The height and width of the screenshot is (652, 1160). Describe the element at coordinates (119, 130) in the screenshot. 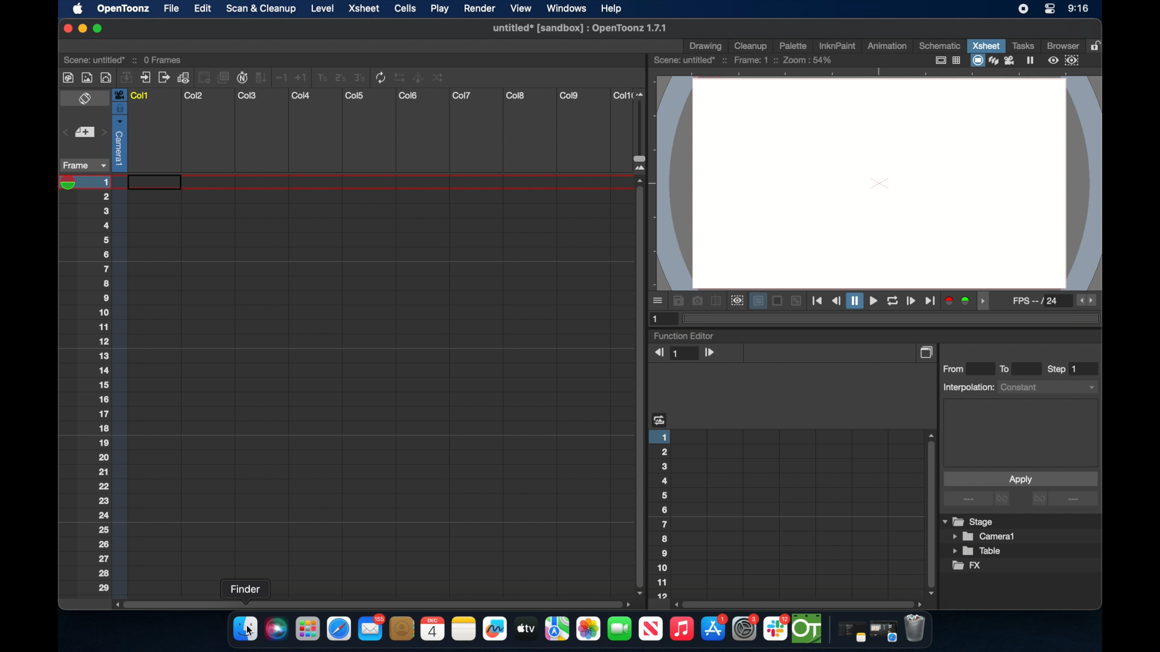

I see `column selected` at that location.